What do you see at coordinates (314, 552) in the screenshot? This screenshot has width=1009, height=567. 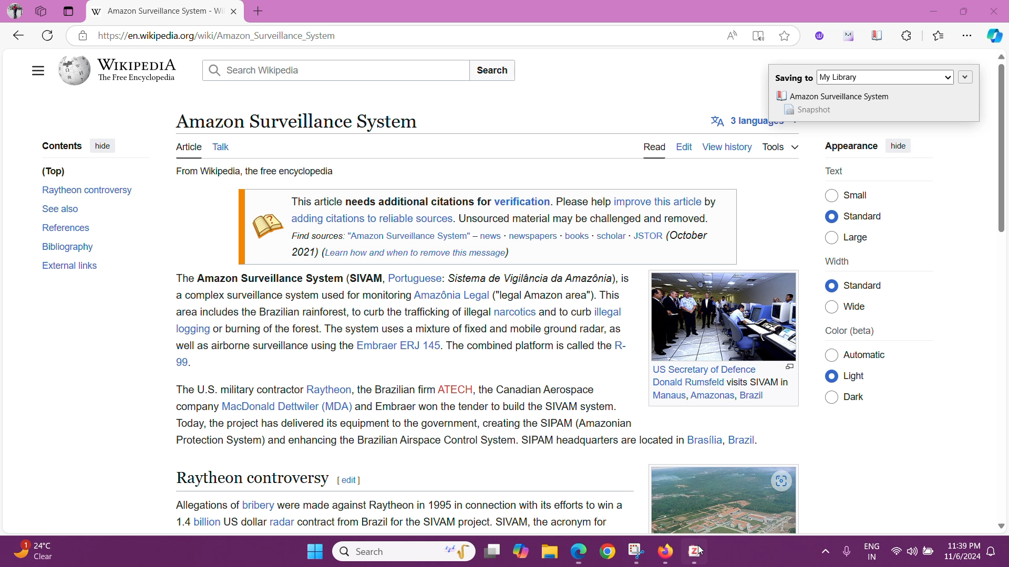 I see `windows start` at bounding box center [314, 552].